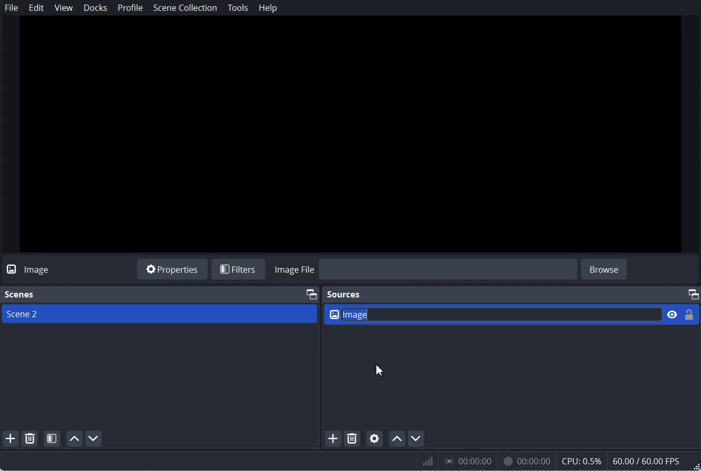 The height and width of the screenshot is (471, 701). Describe the element at coordinates (606, 269) in the screenshot. I see `browse` at that location.